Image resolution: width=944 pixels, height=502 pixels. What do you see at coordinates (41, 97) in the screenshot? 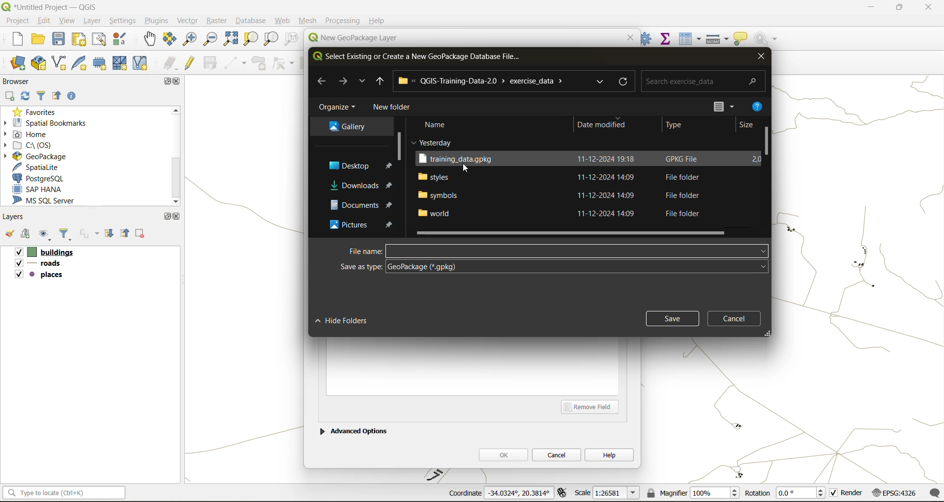
I see `filter` at bounding box center [41, 97].